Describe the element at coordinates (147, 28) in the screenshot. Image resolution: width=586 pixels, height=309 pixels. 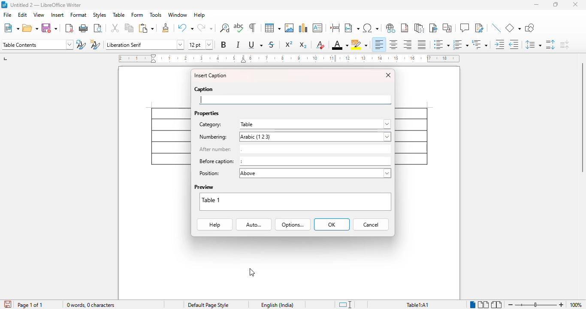
I see `paste` at that location.